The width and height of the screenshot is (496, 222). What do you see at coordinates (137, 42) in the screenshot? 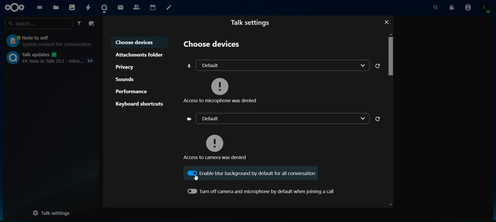
I see `choose devices` at bounding box center [137, 42].